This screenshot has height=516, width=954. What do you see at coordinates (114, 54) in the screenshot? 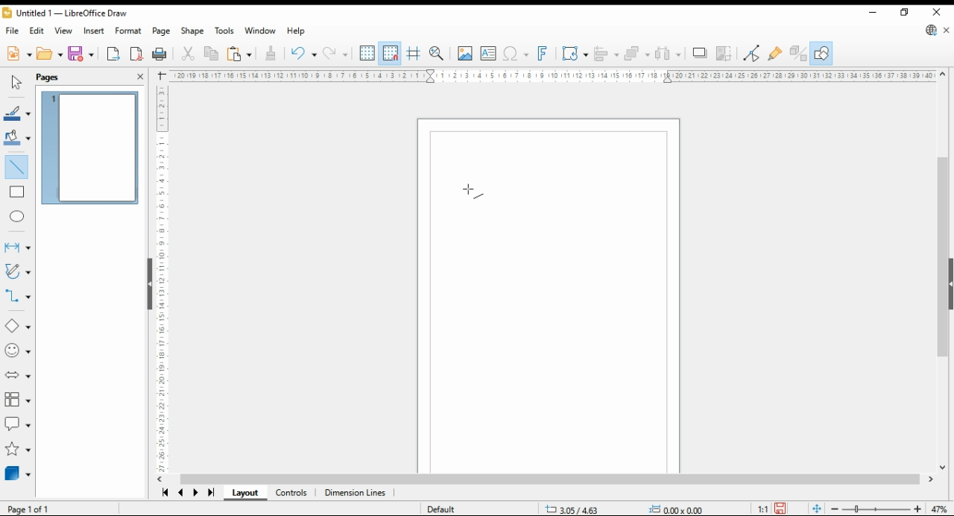
I see `export` at bounding box center [114, 54].